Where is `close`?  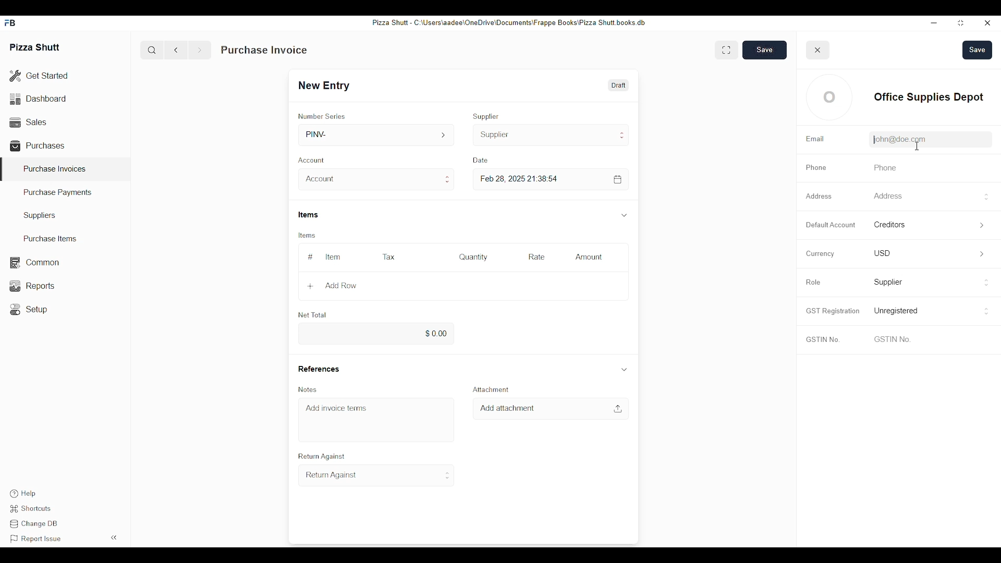
close is located at coordinates (818, 50).